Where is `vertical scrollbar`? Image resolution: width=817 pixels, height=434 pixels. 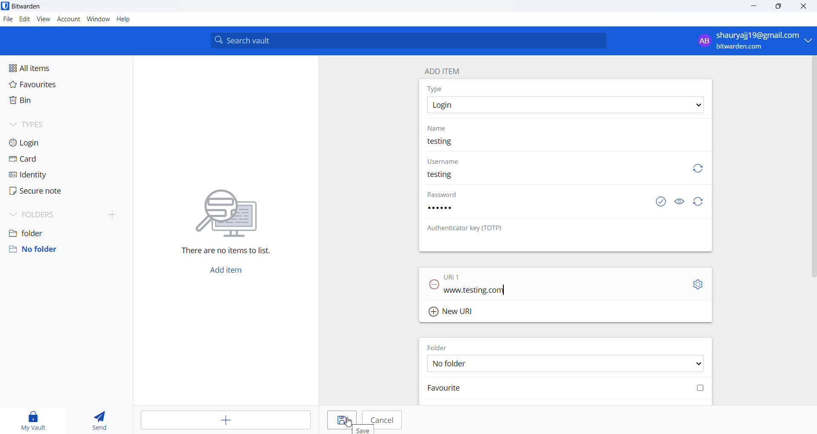
vertical scrollbar is located at coordinates (812, 167).